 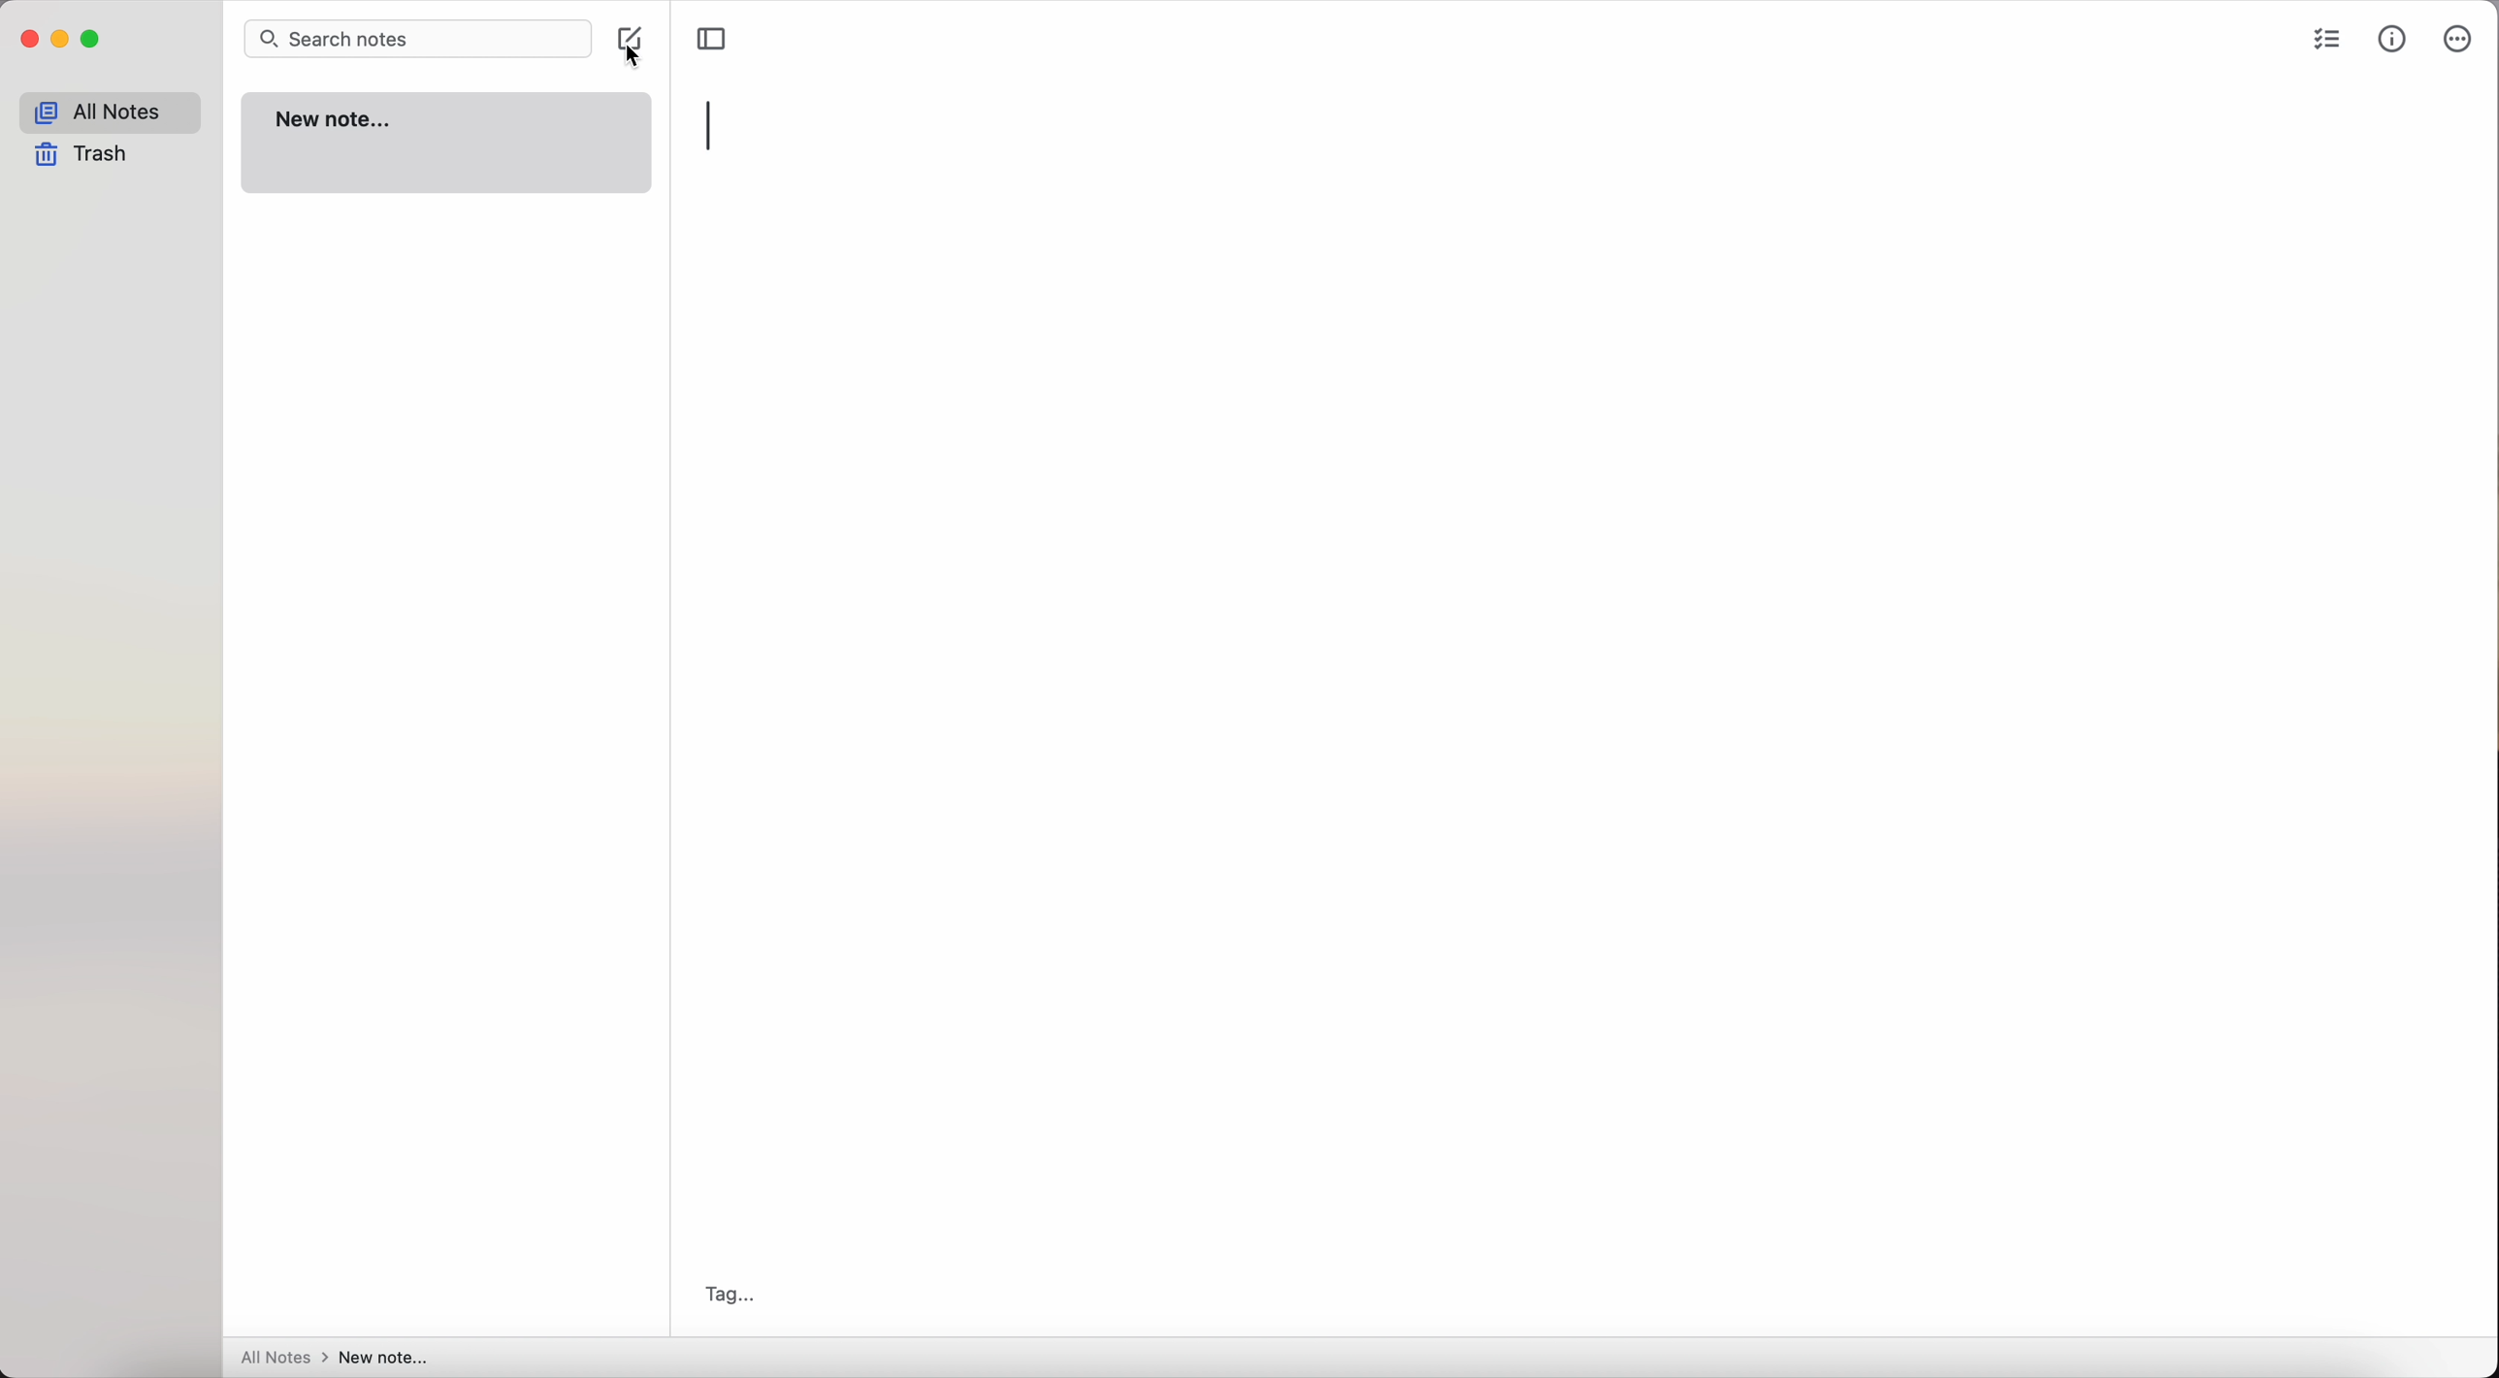 I want to click on check list, so click(x=2325, y=42).